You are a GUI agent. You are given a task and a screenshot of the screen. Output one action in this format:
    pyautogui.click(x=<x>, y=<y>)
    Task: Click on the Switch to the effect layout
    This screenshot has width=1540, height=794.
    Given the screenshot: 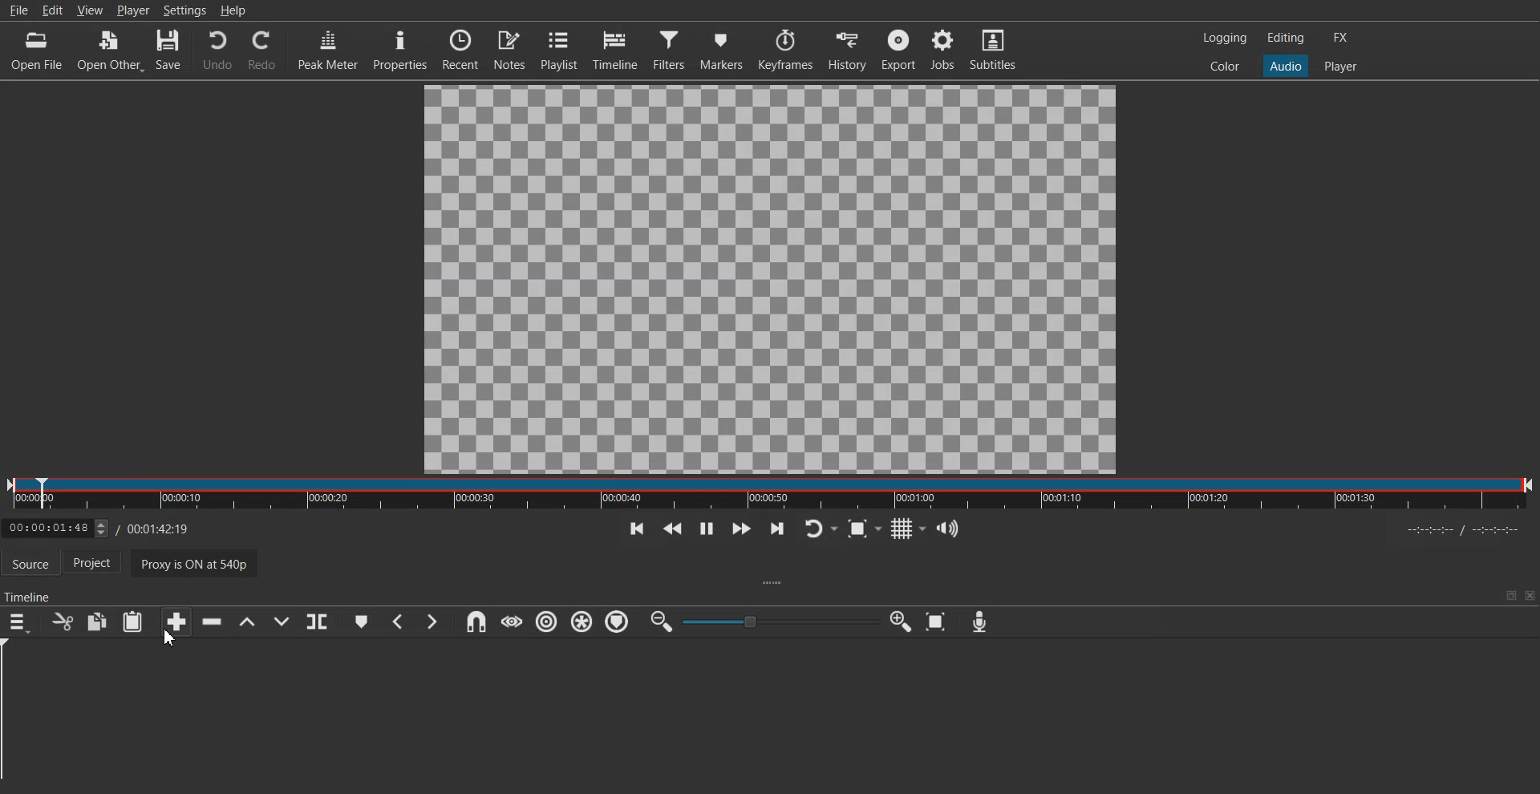 What is the action you would take?
    pyautogui.click(x=1344, y=38)
    